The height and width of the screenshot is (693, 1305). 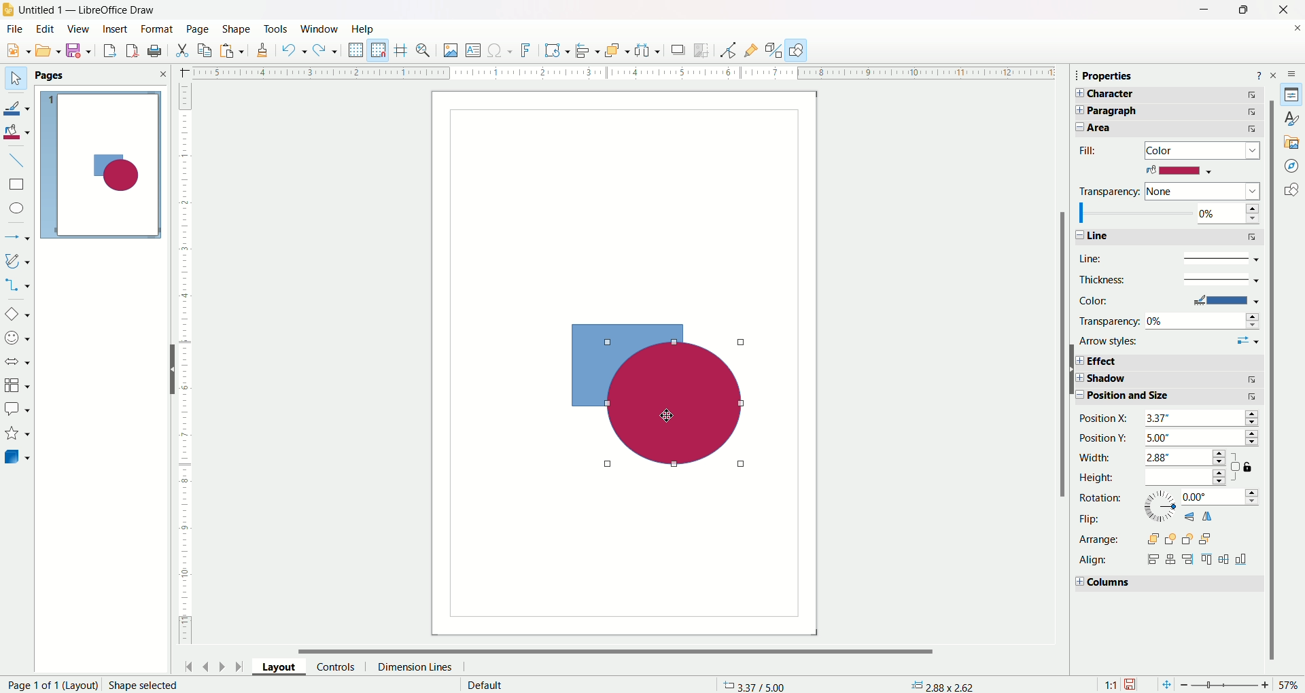 What do you see at coordinates (749, 49) in the screenshot?
I see `gluepoint` at bounding box center [749, 49].